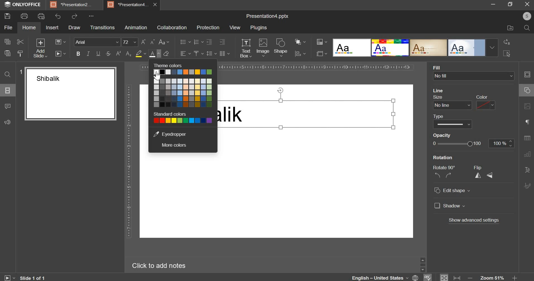 Image resolution: width=534 pixels, height=281 pixels. I want to click on bullets, so click(185, 42).